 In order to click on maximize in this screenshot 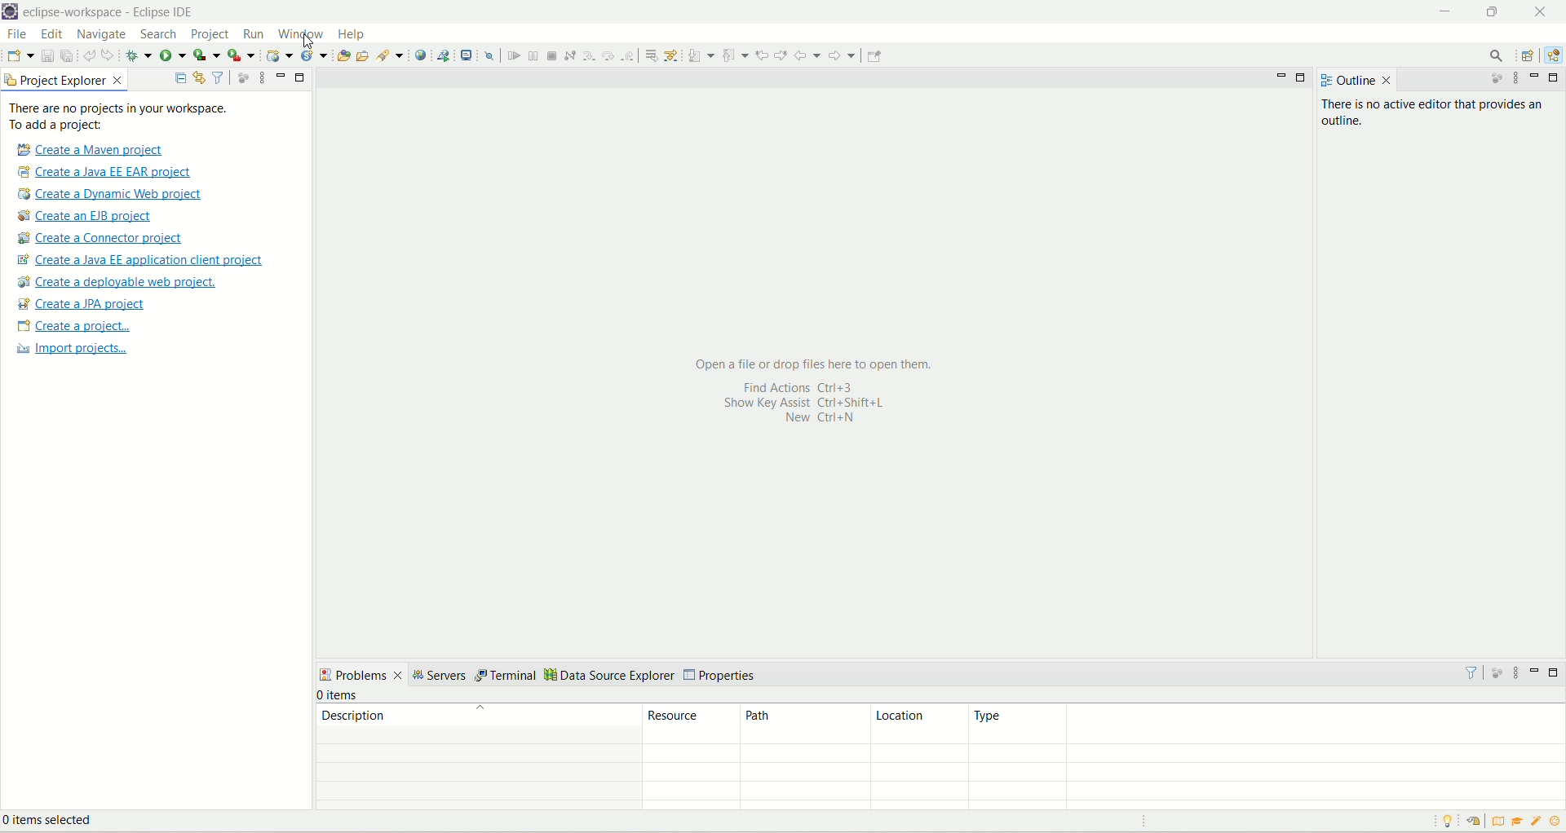, I will do `click(1555, 77)`.